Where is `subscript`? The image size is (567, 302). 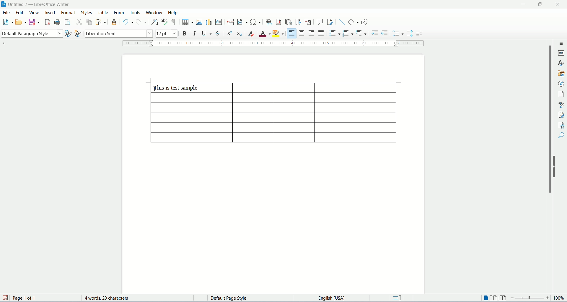 subscript is located at coordinates (239, 34).